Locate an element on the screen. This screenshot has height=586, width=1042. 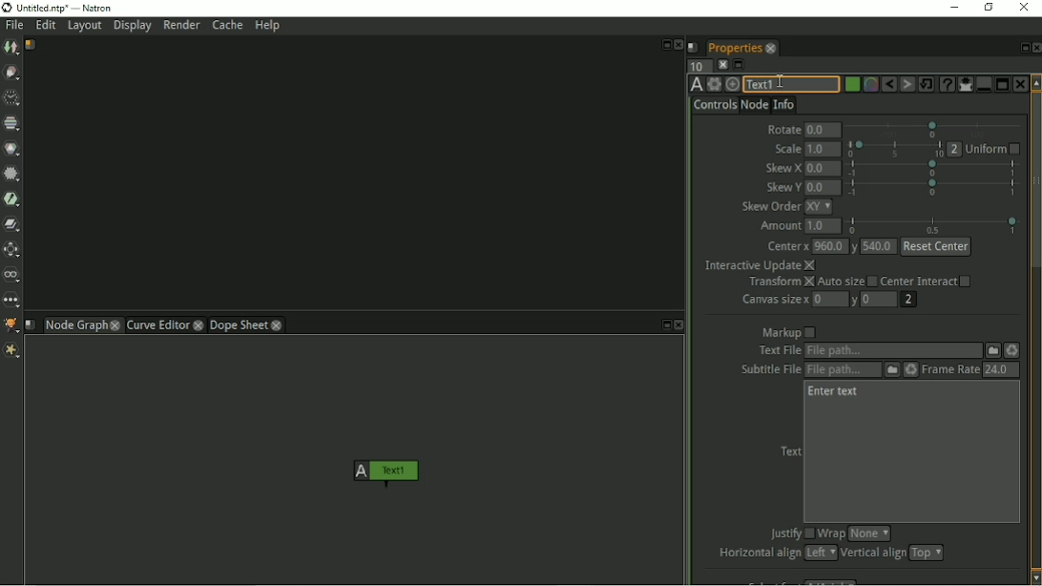
Render is located at coordinates (181, 25).